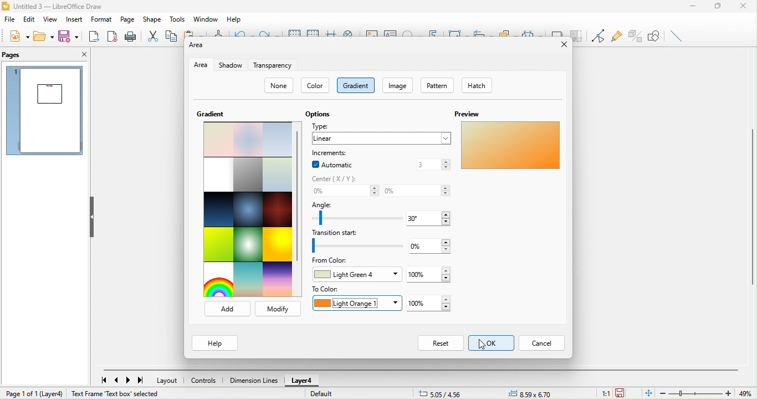  Describe the element at coordinates (130, 381) in the screenshot. I see `next page` at that location.